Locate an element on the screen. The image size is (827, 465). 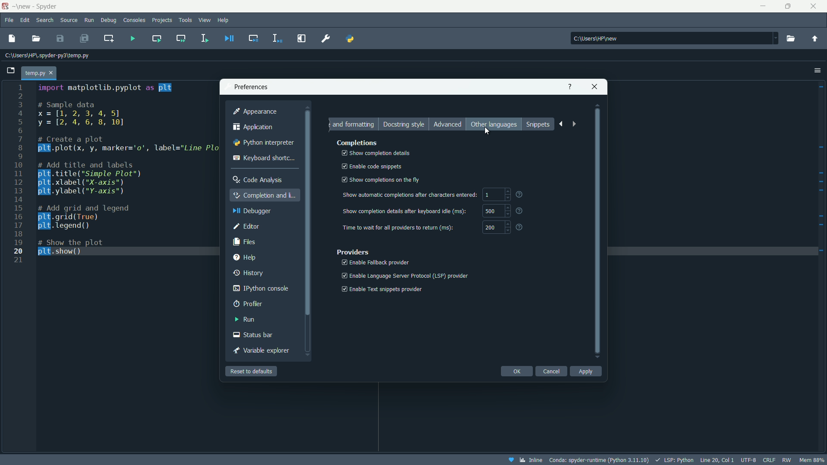
providers is located at coordinates (353, 252).